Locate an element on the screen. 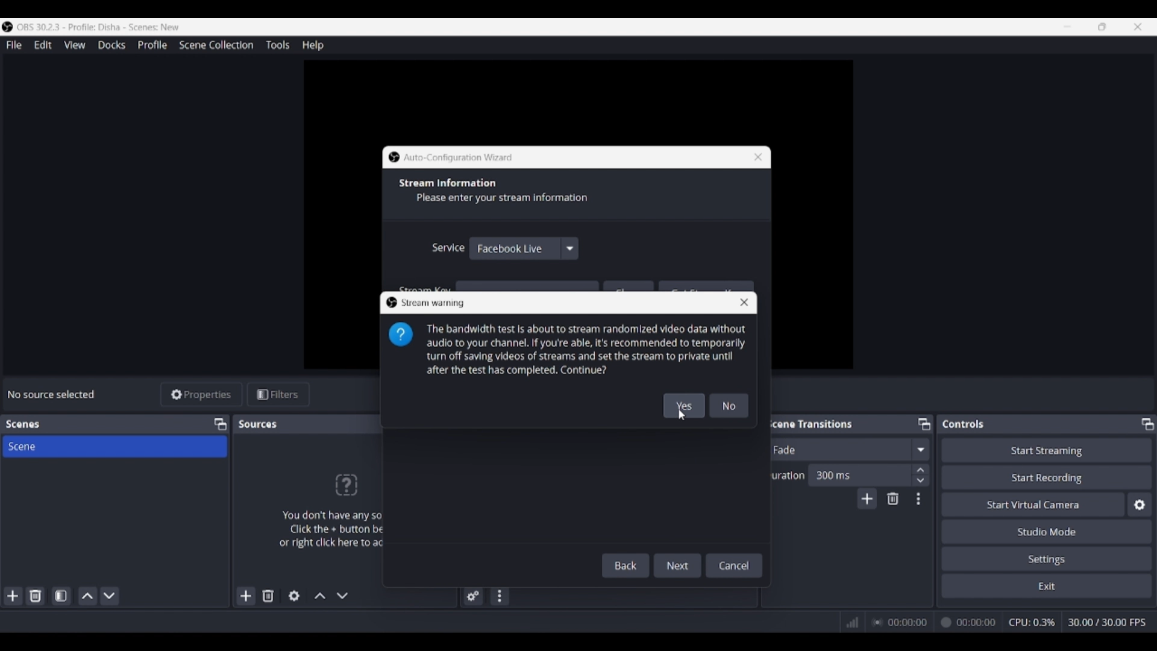 This screenshot has width=1157, height=651. Transition properties is located at coordinates (918, 499).